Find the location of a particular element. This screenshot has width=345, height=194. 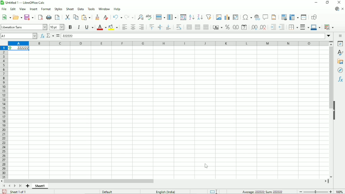

Close document is located at coordinates (343, 9).